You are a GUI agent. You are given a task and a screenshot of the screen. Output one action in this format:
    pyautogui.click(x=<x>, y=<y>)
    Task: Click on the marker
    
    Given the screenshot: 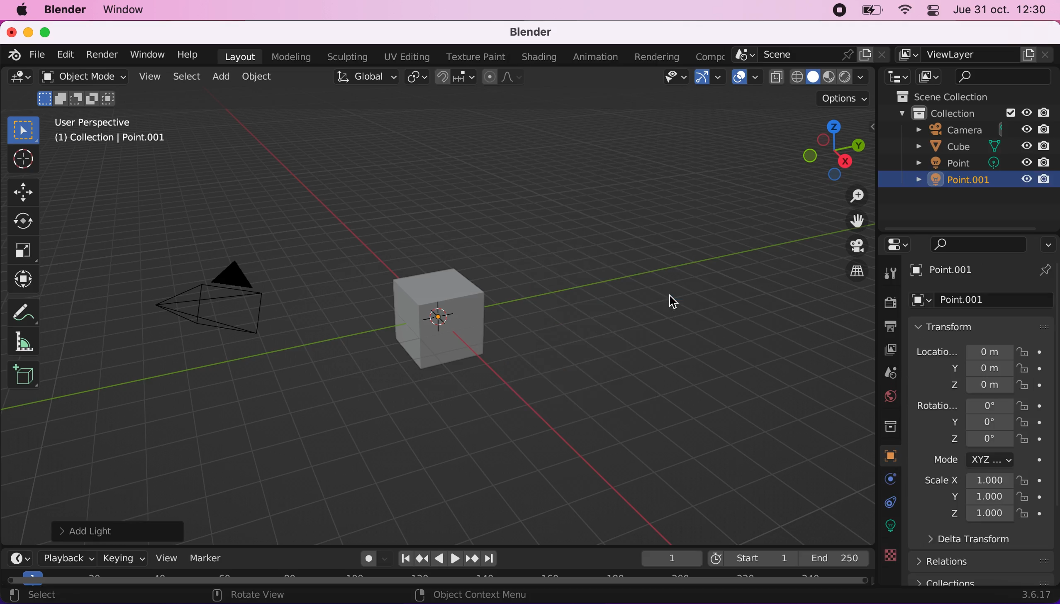 What is the action you would take?
    pyautogui.click(x=210, y=558)
    